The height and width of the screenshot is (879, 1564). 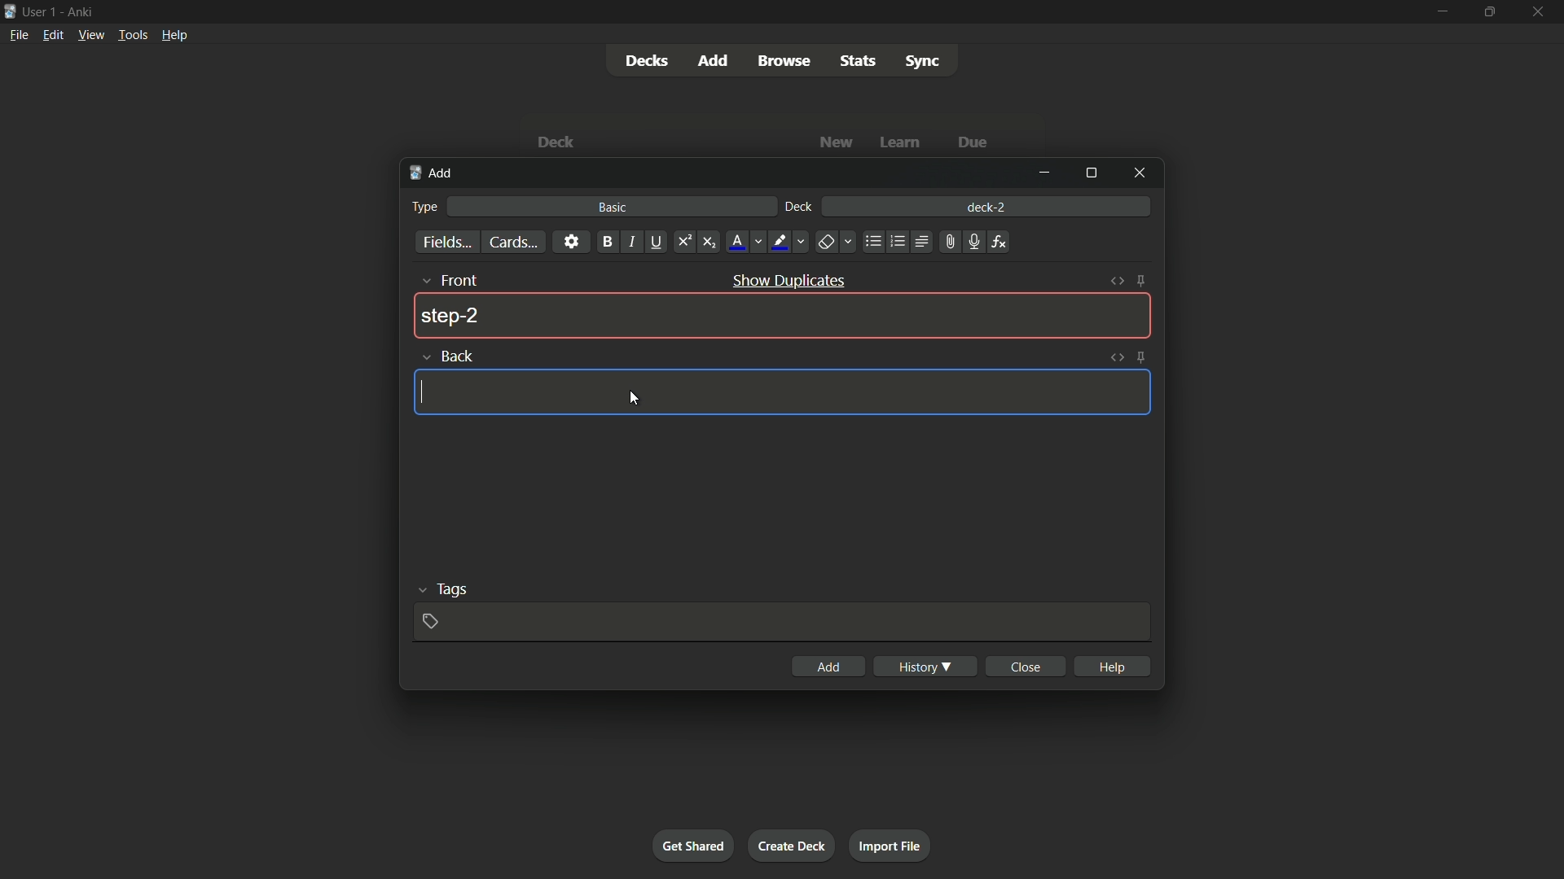 What do you see at coordinates (437, 589) in the screenshot?
I see `tags` at bounding box center [437, 589].